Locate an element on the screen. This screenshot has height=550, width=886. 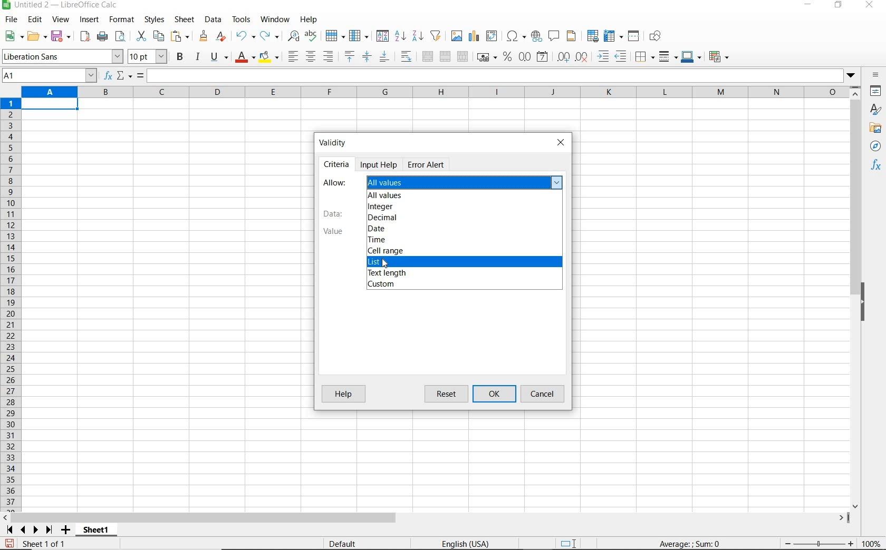
date is located at coordinates (378, 229).